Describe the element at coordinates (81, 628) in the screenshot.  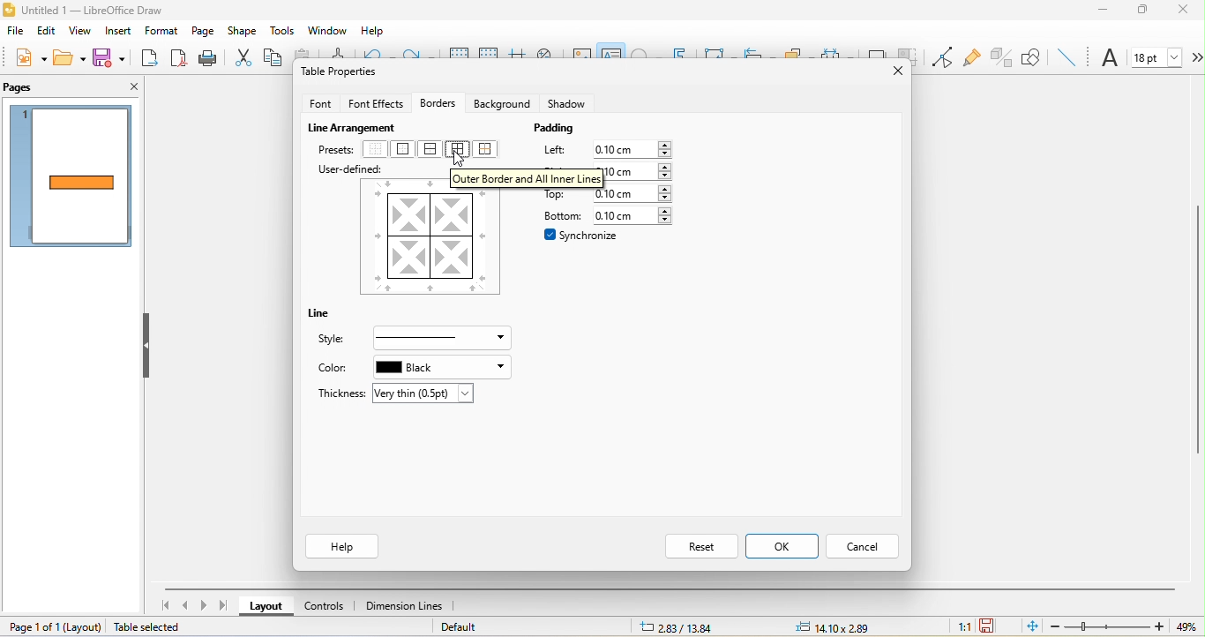
I see `layout` at that location.